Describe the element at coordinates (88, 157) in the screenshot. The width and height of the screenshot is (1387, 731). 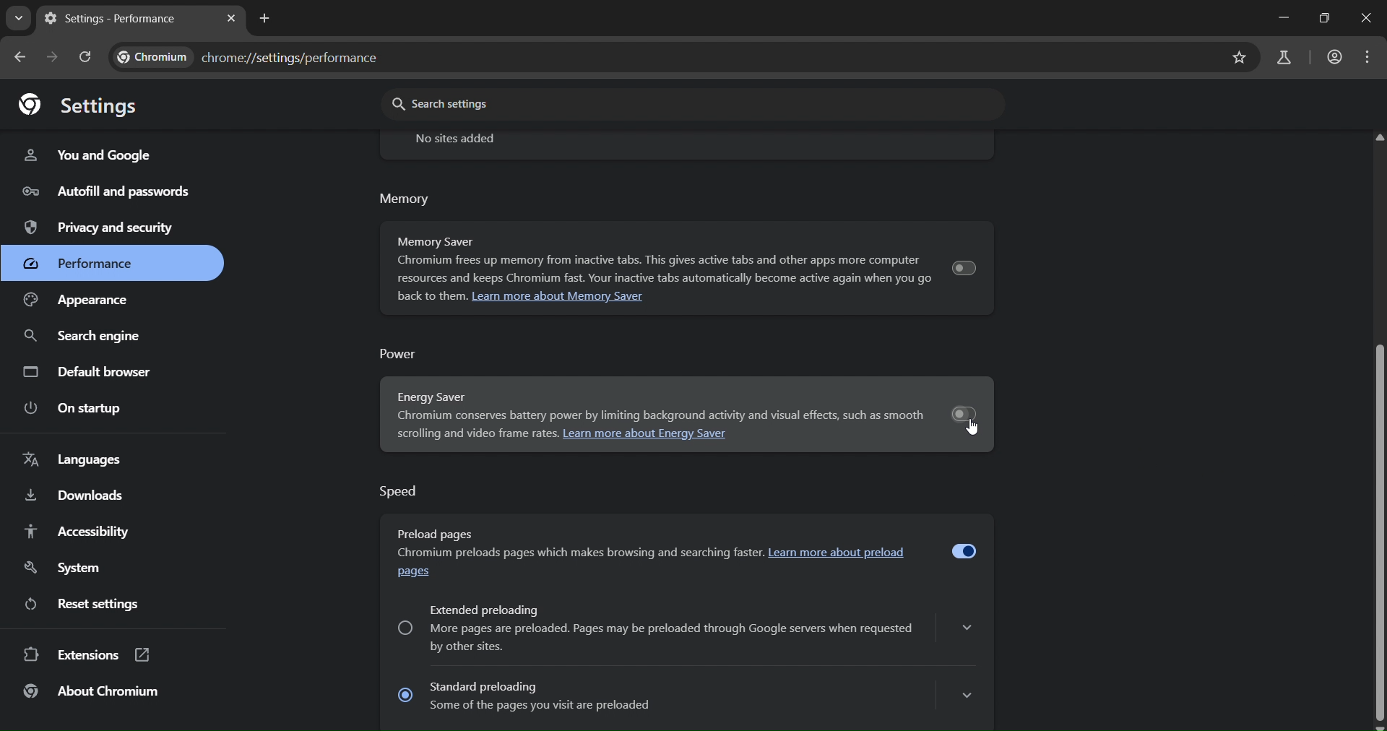
I see `you and google` at that location.